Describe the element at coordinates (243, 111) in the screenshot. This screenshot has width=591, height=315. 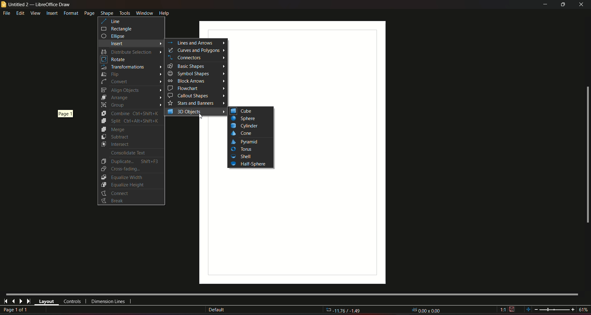
I see `cube` at that location.